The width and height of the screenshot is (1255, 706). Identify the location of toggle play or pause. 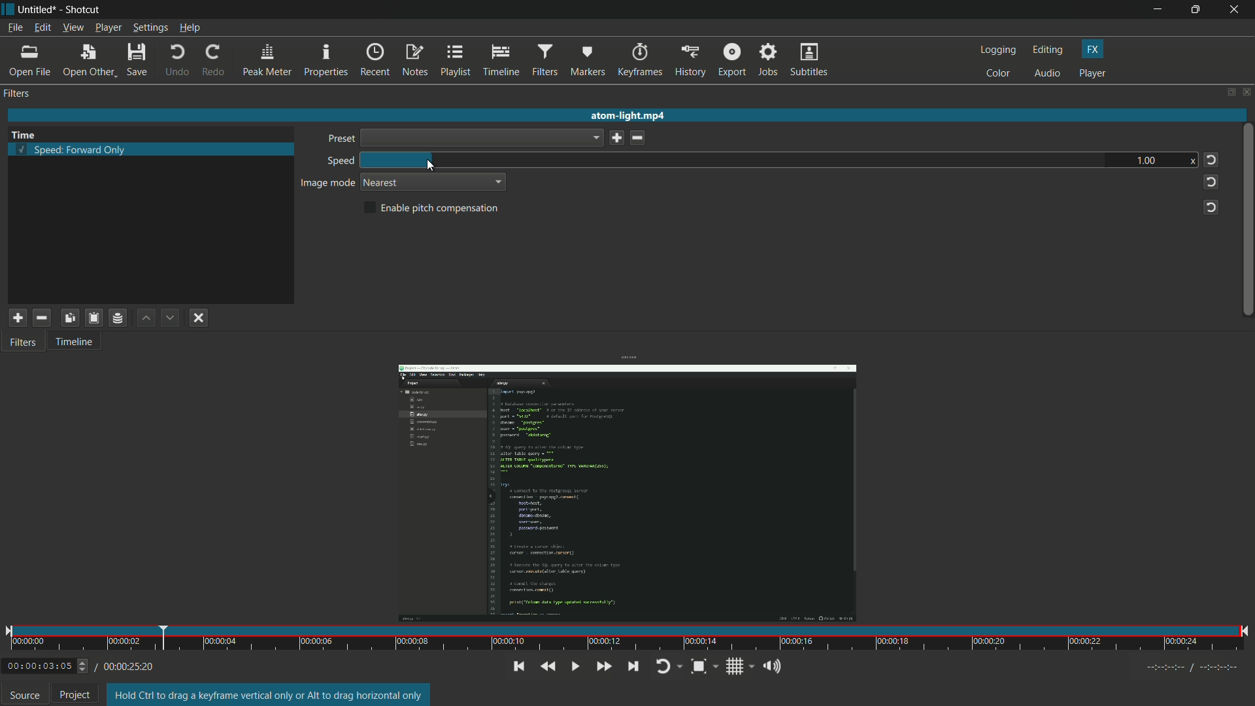
(576, 666).